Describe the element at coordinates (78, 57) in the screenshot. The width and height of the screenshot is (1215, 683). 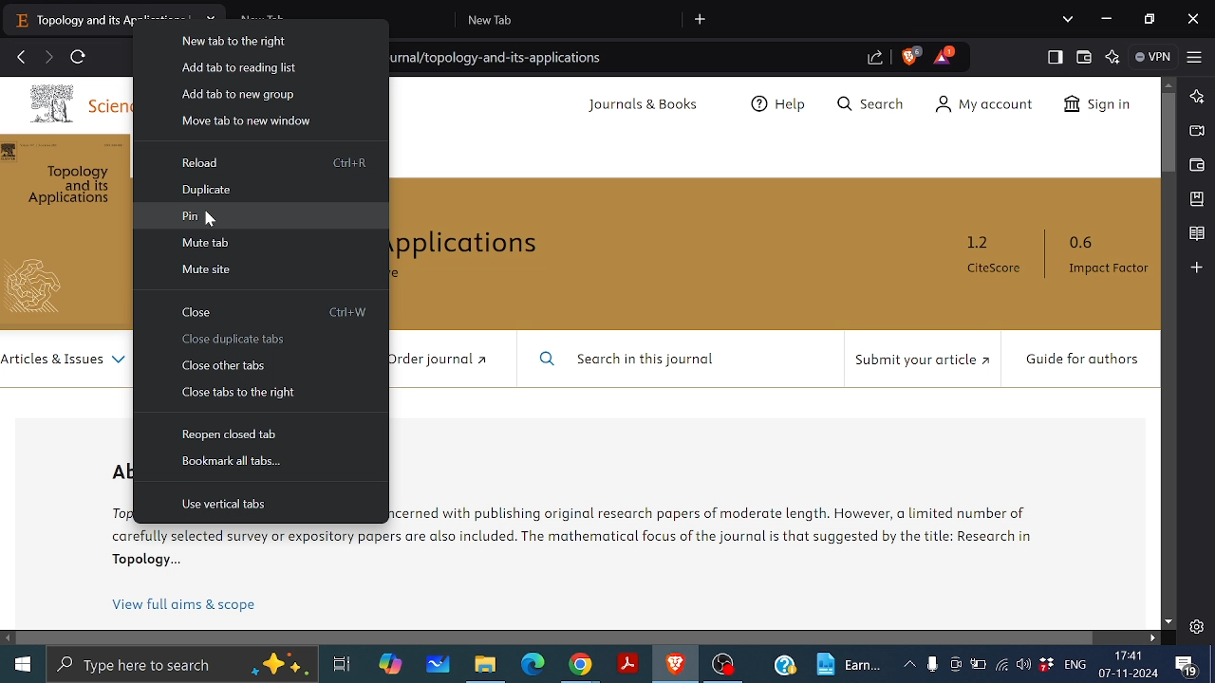
I see `refresh` at that location.